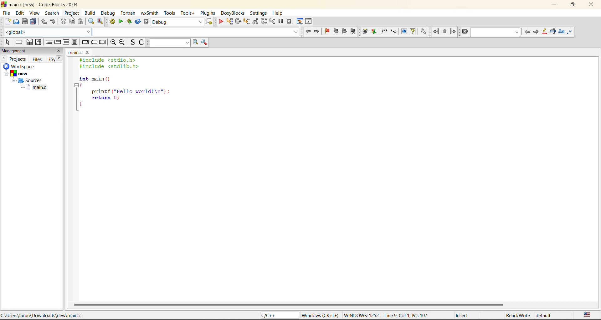  What do you see at coordinates (112, 22) in the screenshot?
I see `build` at bounding box center [112, 22].